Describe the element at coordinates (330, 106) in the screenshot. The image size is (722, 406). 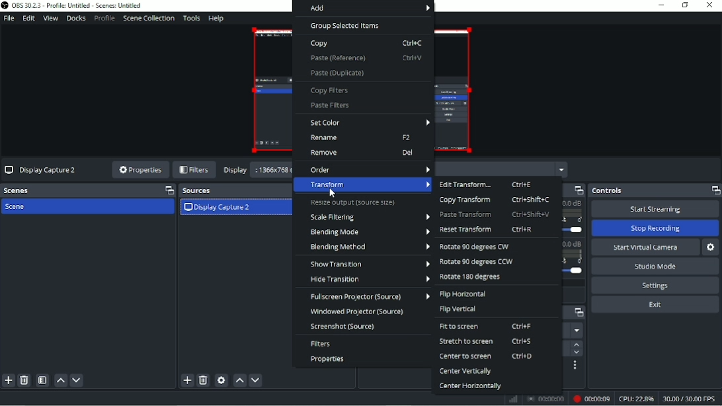
I see `Paste filters` at that location.